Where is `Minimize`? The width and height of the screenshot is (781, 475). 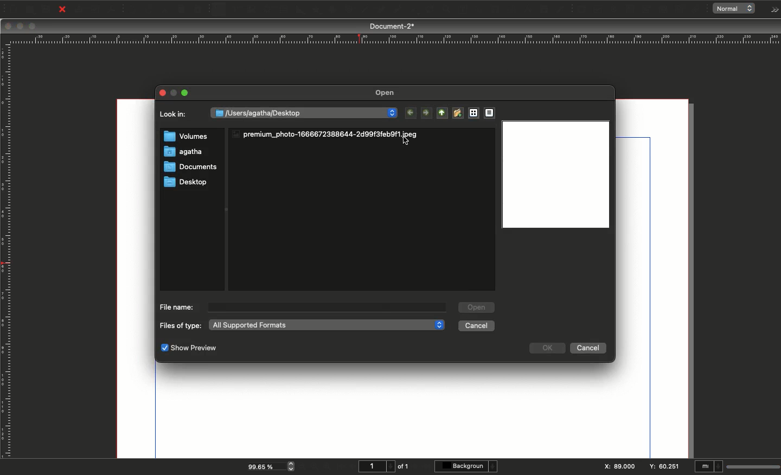 Minimize is located at coordinates (21, 27).